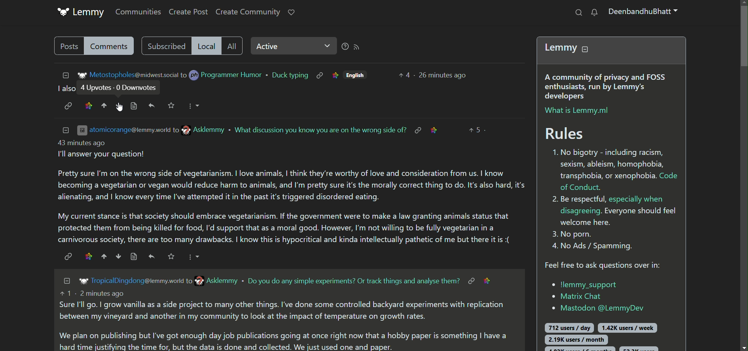 The width and height of the screenshot is (748, 351). Describe the element at coordinates (248, 12) in the screenshot. I see `create community` at that location.